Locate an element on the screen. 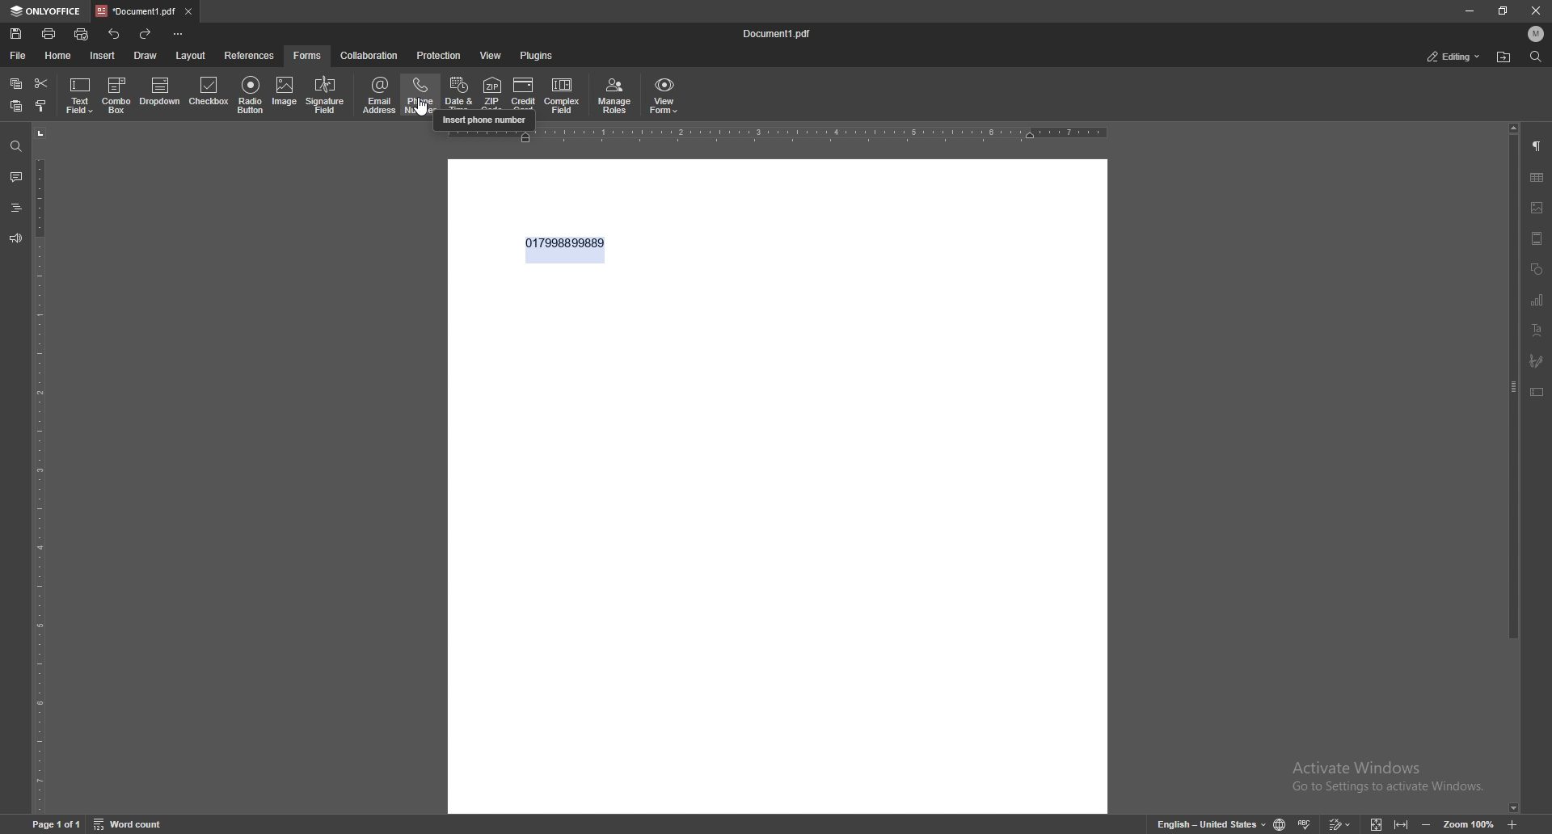  print is located at coordinates (50, 33).